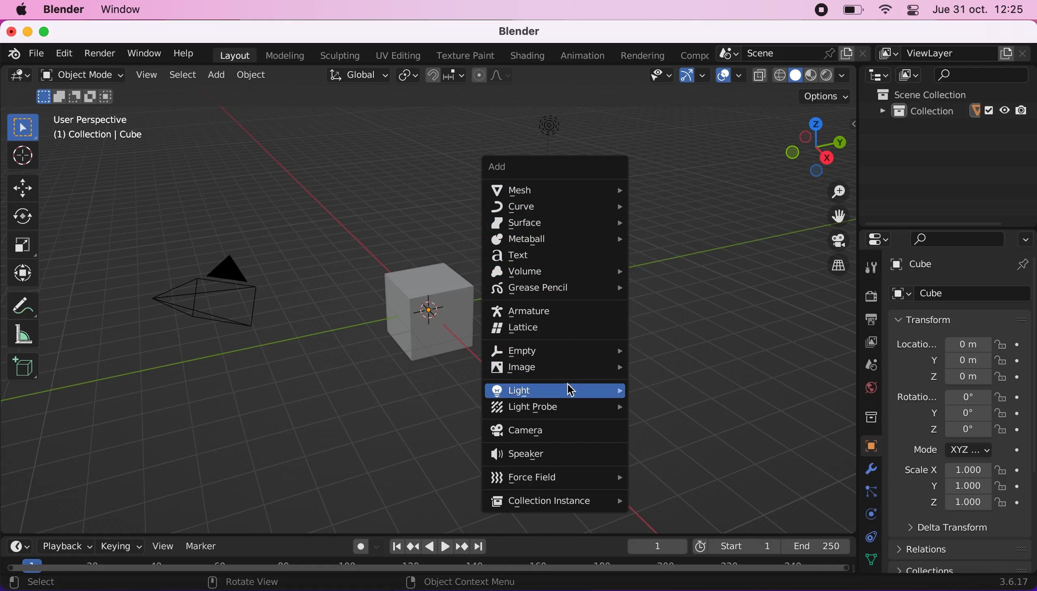 The width and height of the screenshot is (1037, 591). I want to click on options, so click(1025, 237).